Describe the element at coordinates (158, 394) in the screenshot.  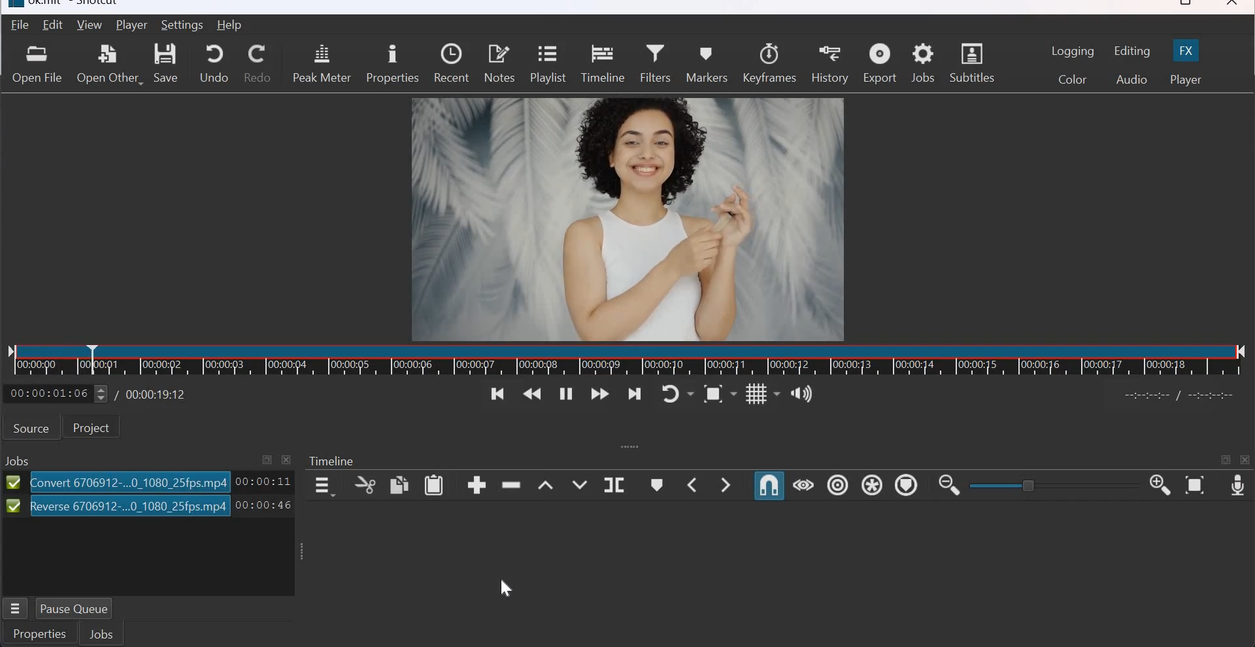
I see `Total duration` at that location.